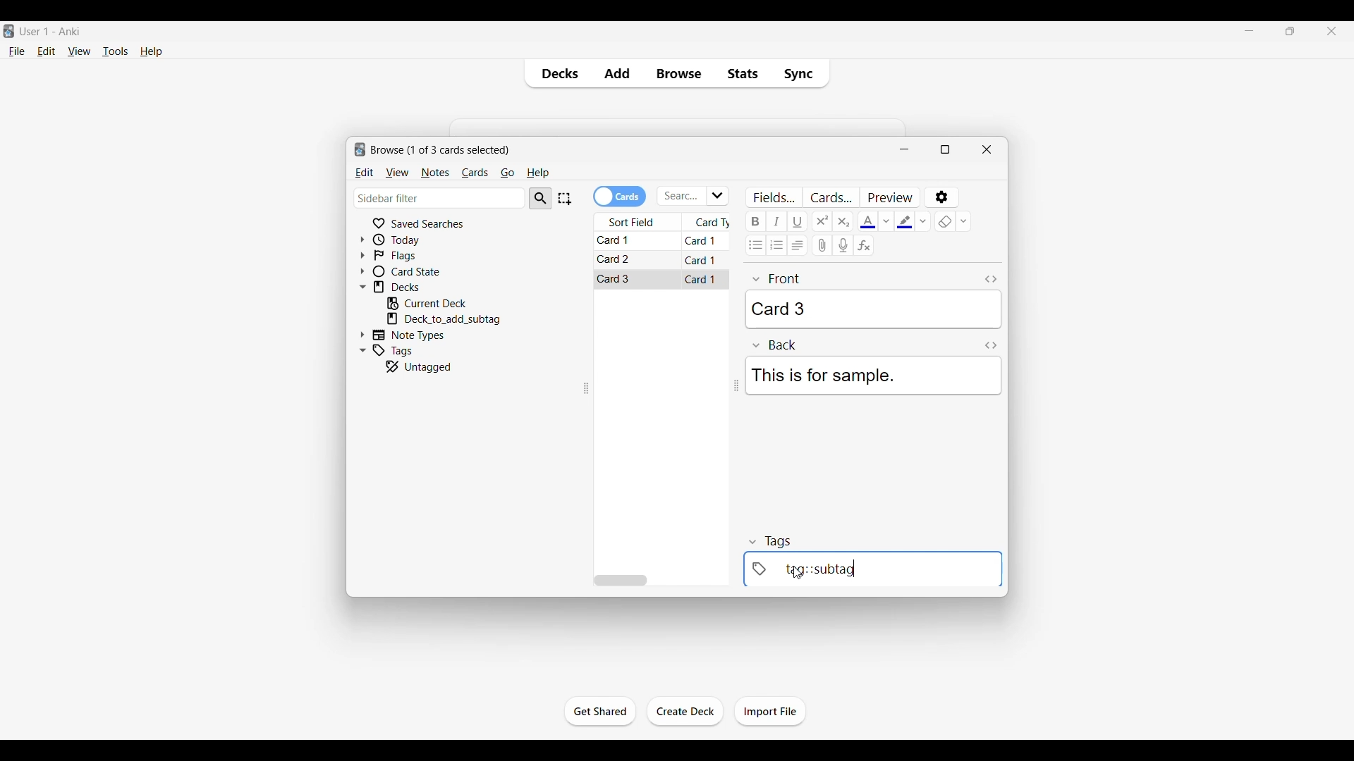 This screenshot has width=1354, height=761. I want to click on Click to go to Flags , so click(417, 256).